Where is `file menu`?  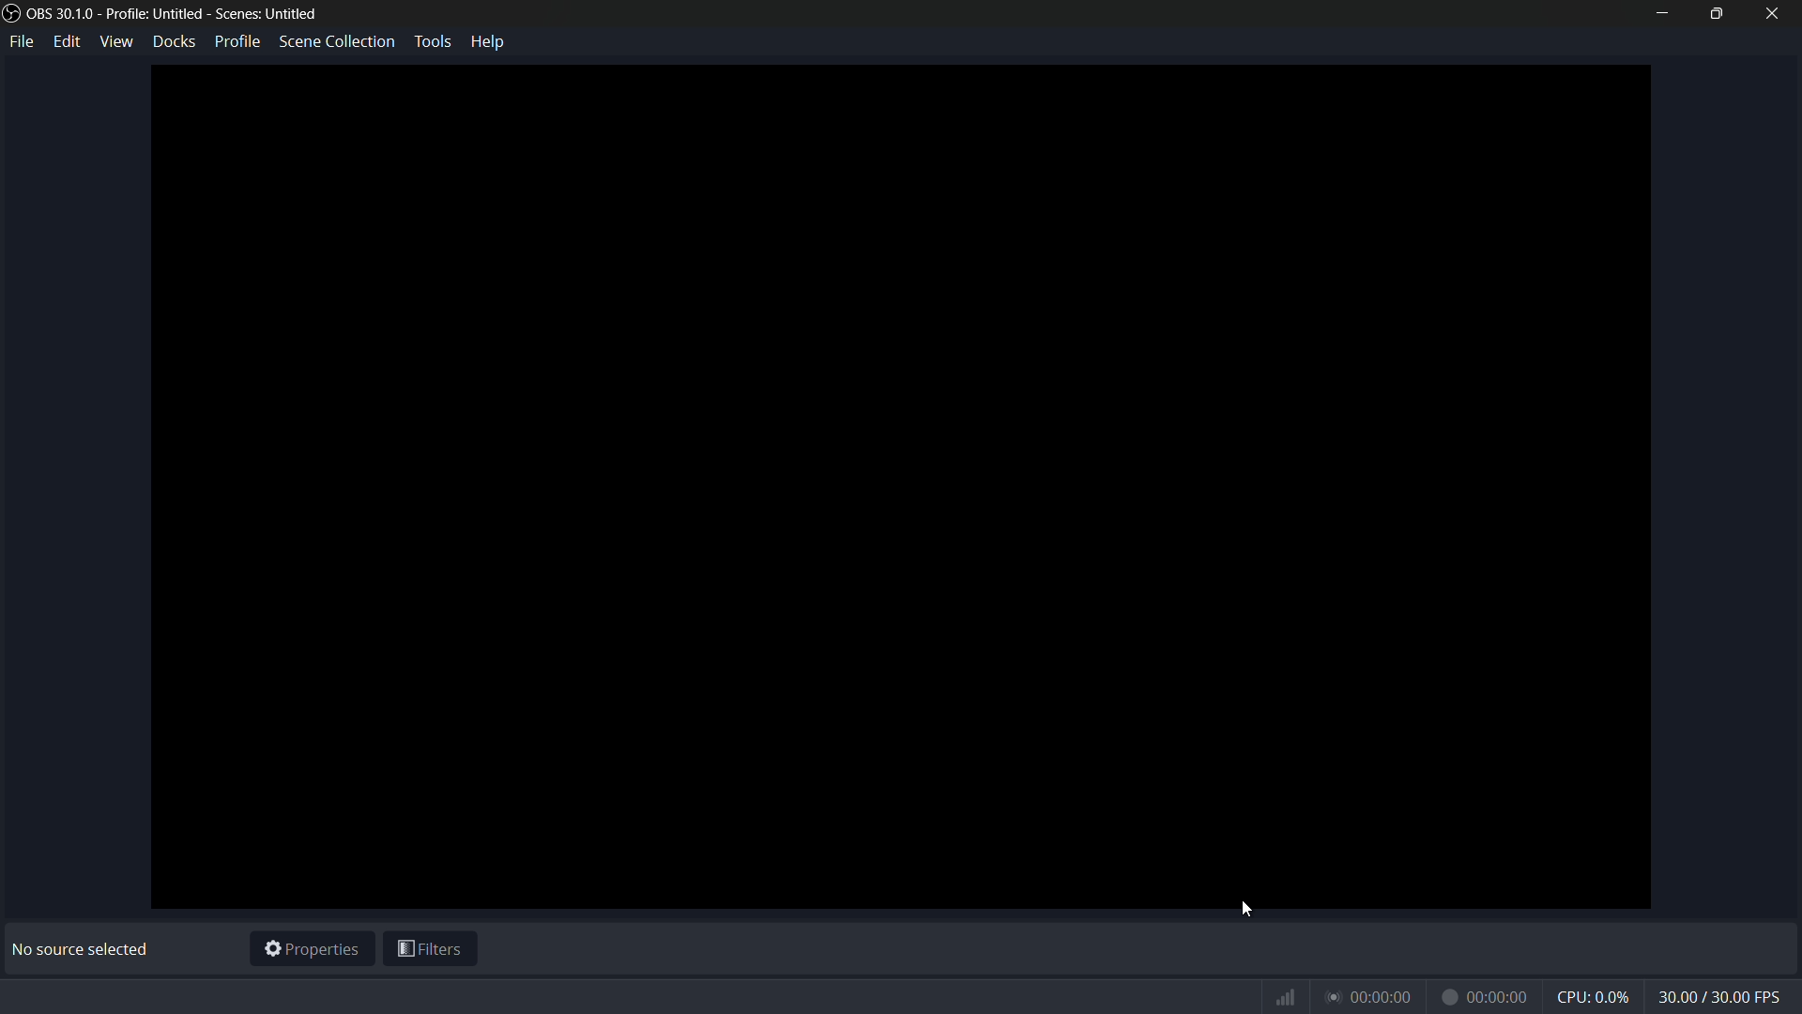
file menu is located at coordinates (23, 42).